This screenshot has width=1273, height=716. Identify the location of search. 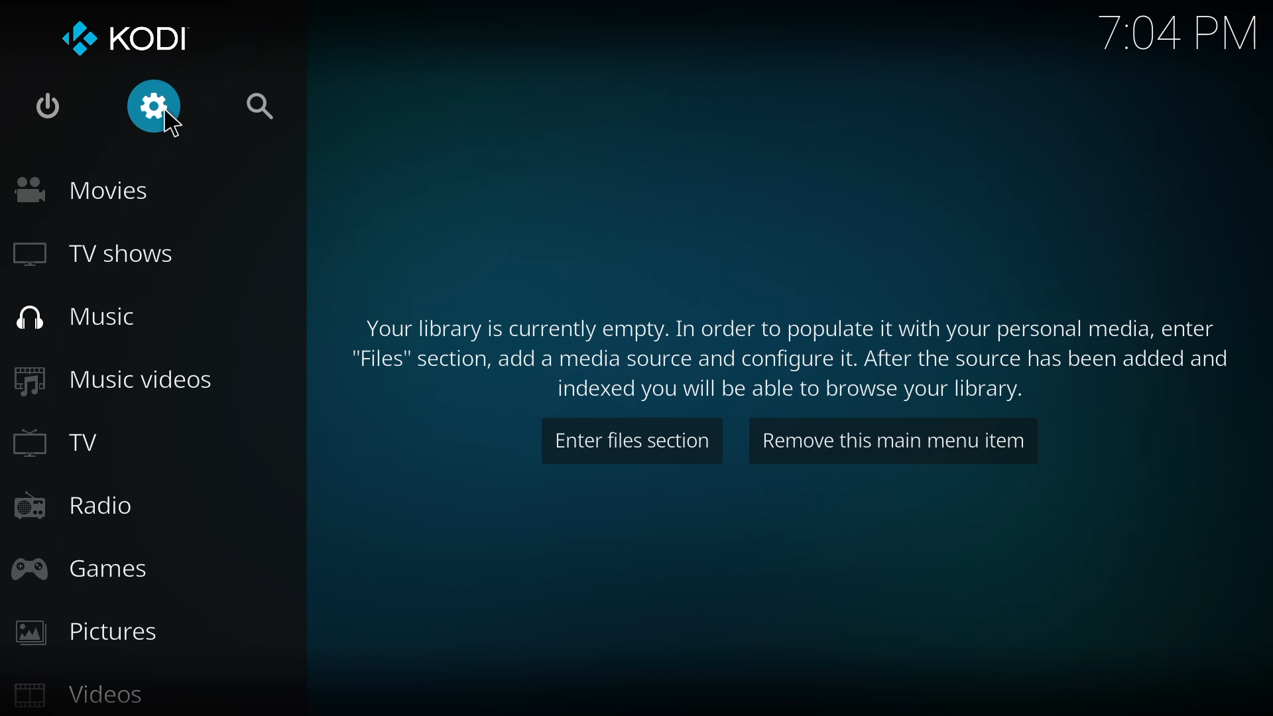
(259, 110).